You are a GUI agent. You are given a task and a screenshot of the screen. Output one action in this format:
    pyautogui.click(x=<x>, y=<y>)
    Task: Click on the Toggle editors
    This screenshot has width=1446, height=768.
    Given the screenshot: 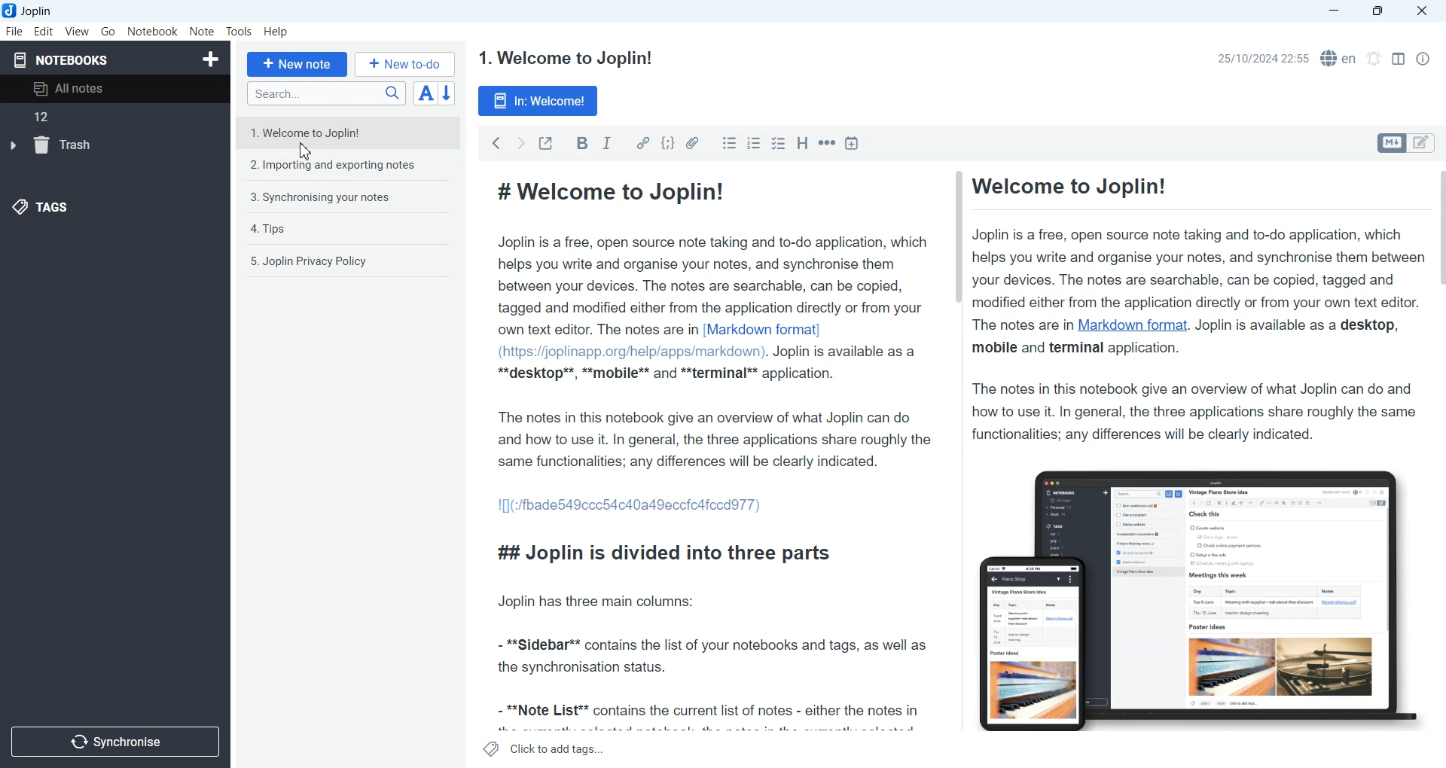 What is the action you would take?
    pyautogui.click(x=1390, y=143)
    